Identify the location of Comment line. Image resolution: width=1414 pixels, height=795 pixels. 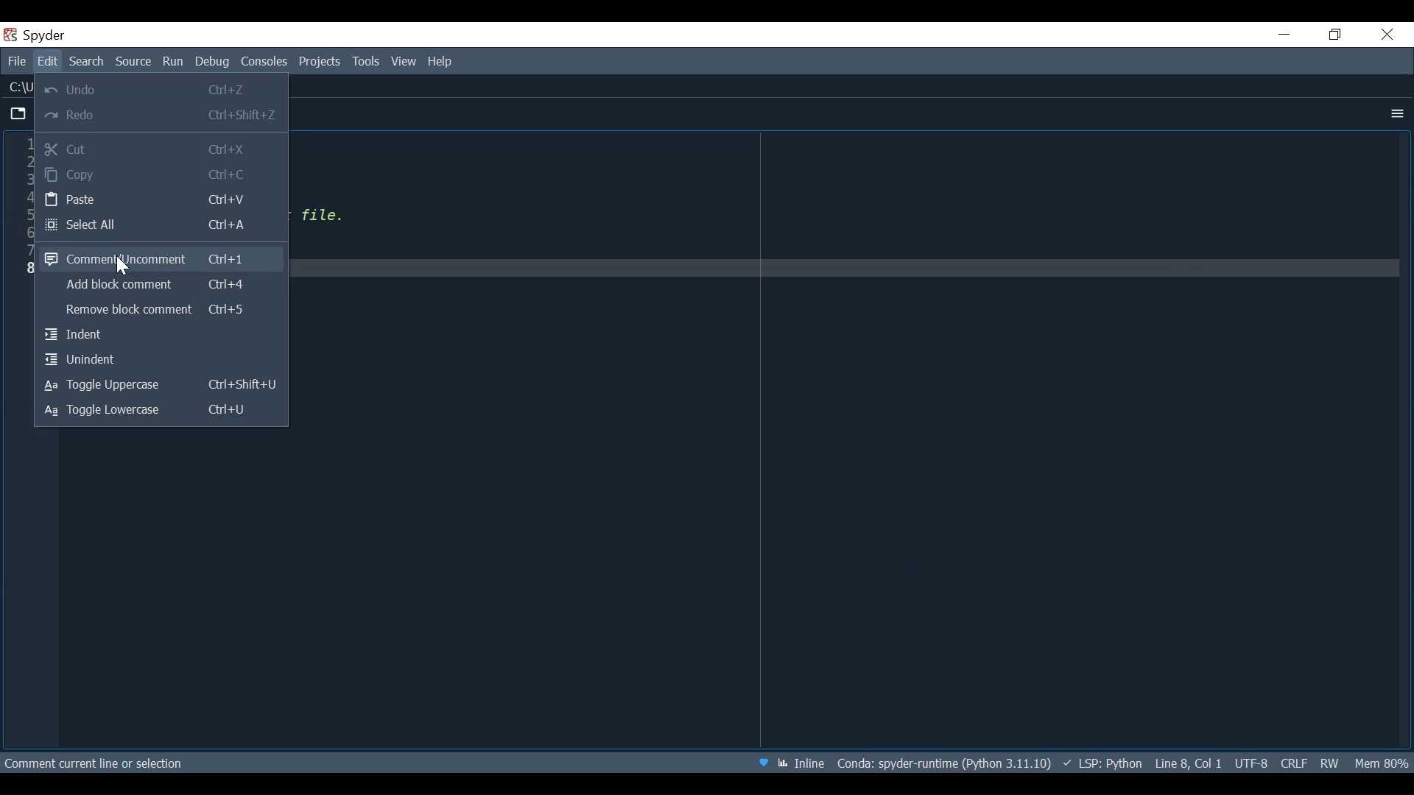
(175, 758).